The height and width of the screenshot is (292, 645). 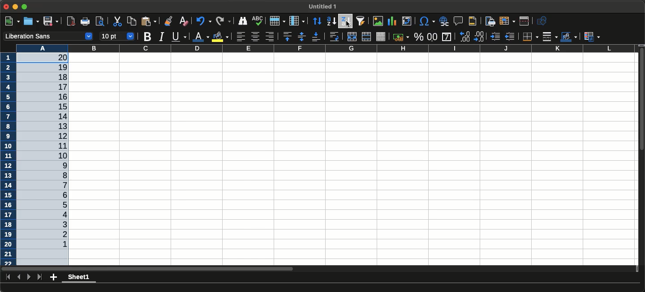 What do you see at coordinates (56, 215) in the screenshot?
I see `17` at bounding box center [56, 215].